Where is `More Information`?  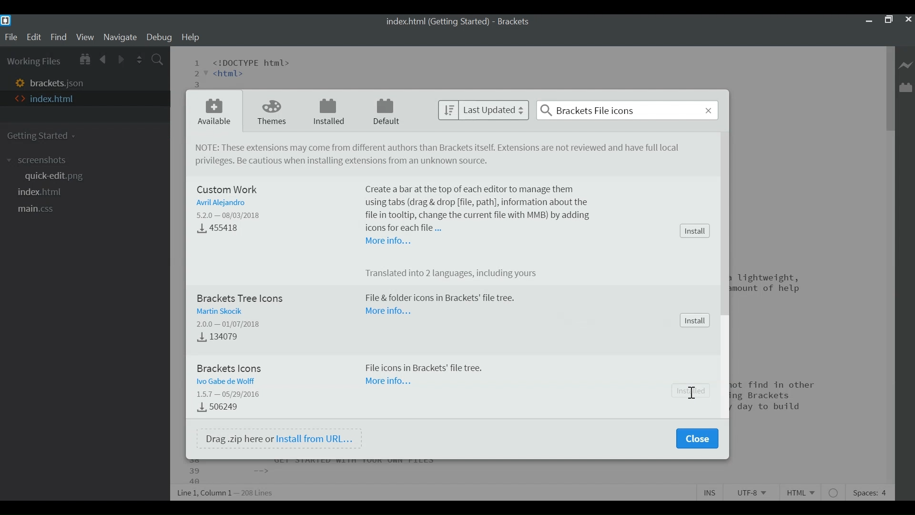
More Information is located at coordinates (387, 311).